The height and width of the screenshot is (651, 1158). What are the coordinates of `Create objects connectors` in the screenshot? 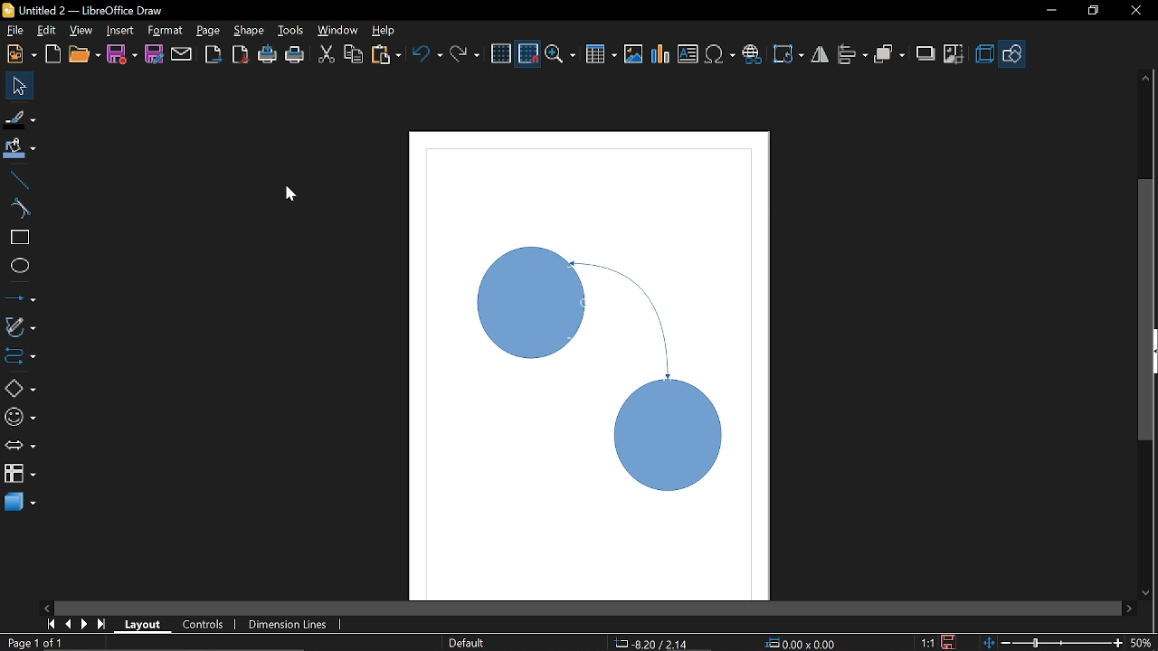 It's located at (174, 644).